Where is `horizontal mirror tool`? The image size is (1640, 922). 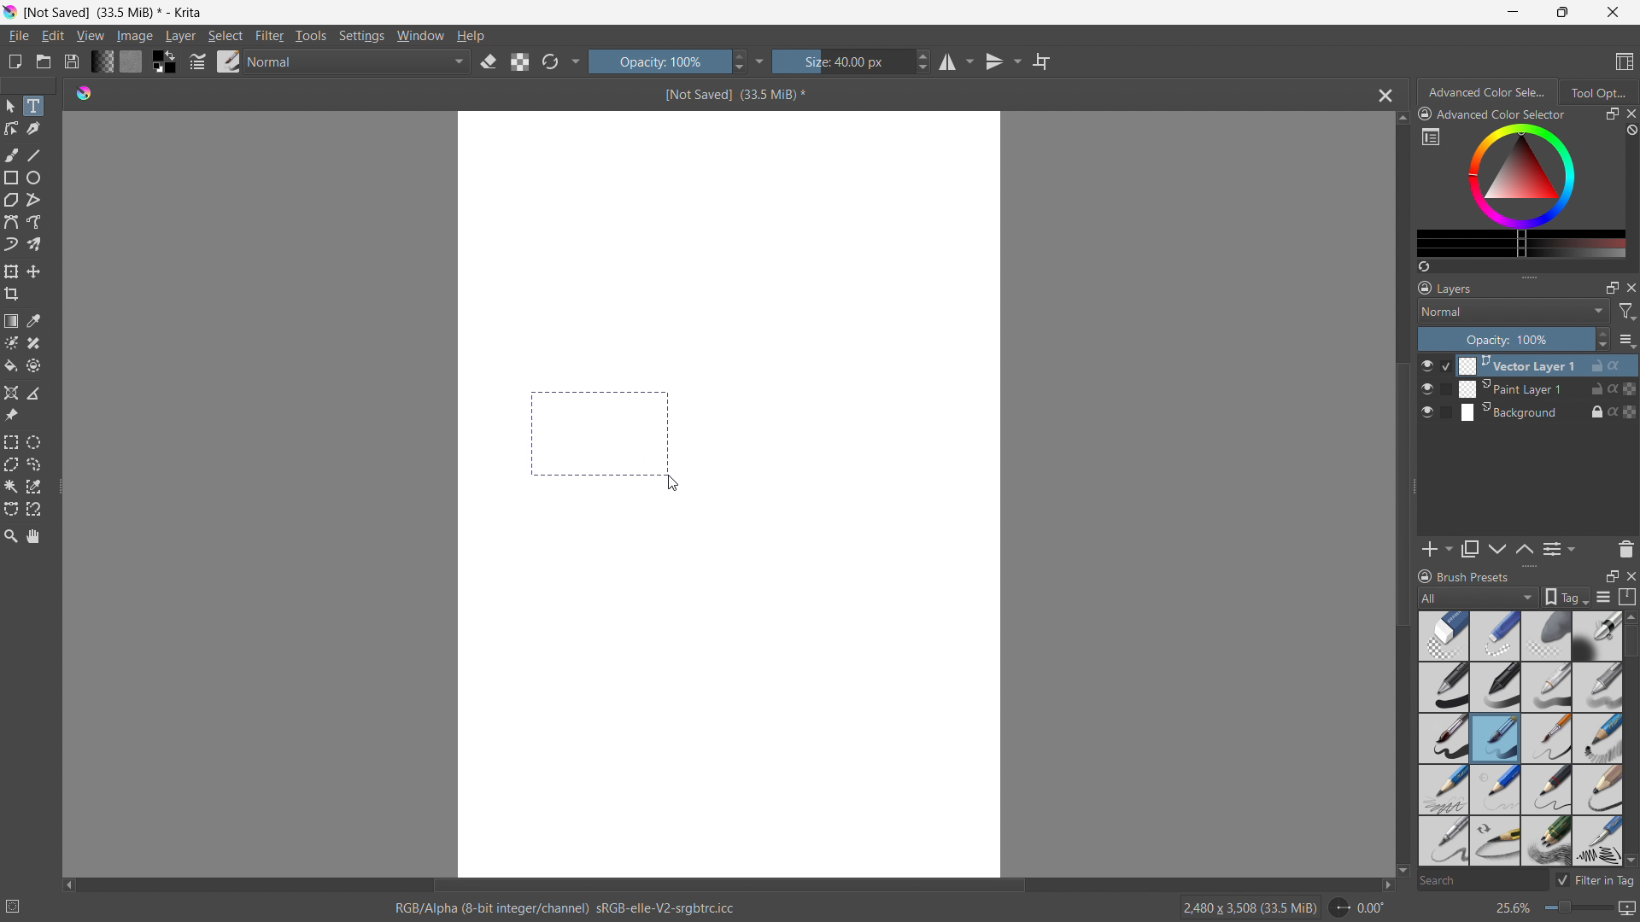 horizontal mirror tool is located at coordinates (955, 62).